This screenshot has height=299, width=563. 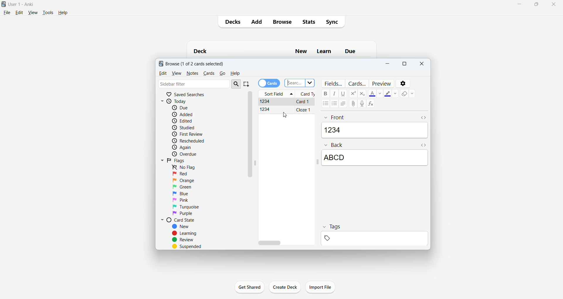 I want to click on bold, so click(x=326, y=94).